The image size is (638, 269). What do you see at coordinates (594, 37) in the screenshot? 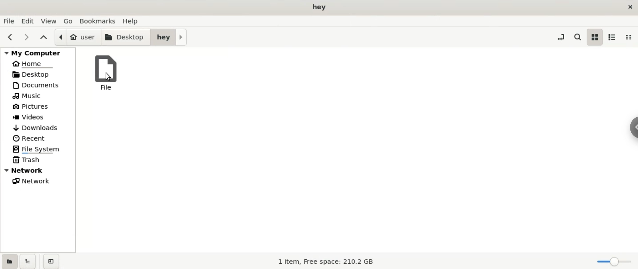
I see `icon view` at bounding box center [594, 37].